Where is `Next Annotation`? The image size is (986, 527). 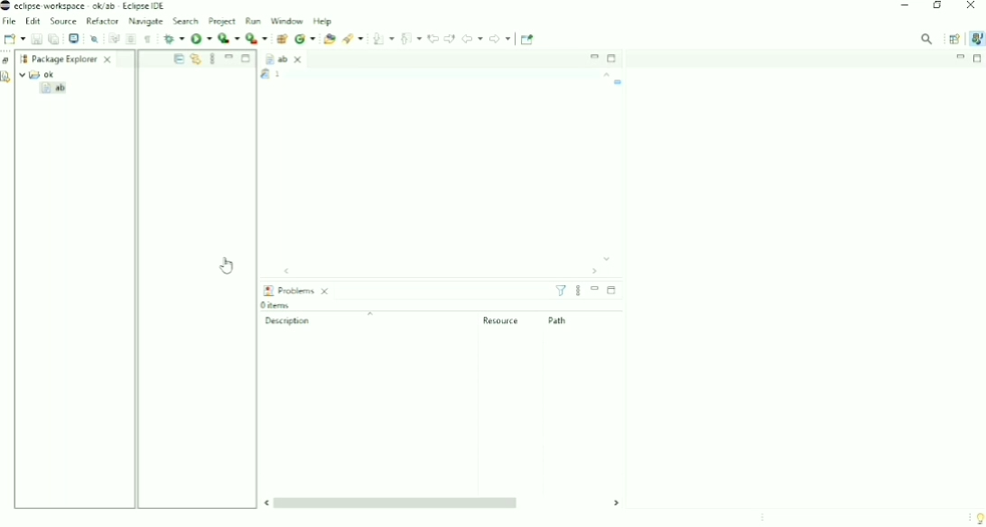
Next Annotation is located at coordinates (383, 39).